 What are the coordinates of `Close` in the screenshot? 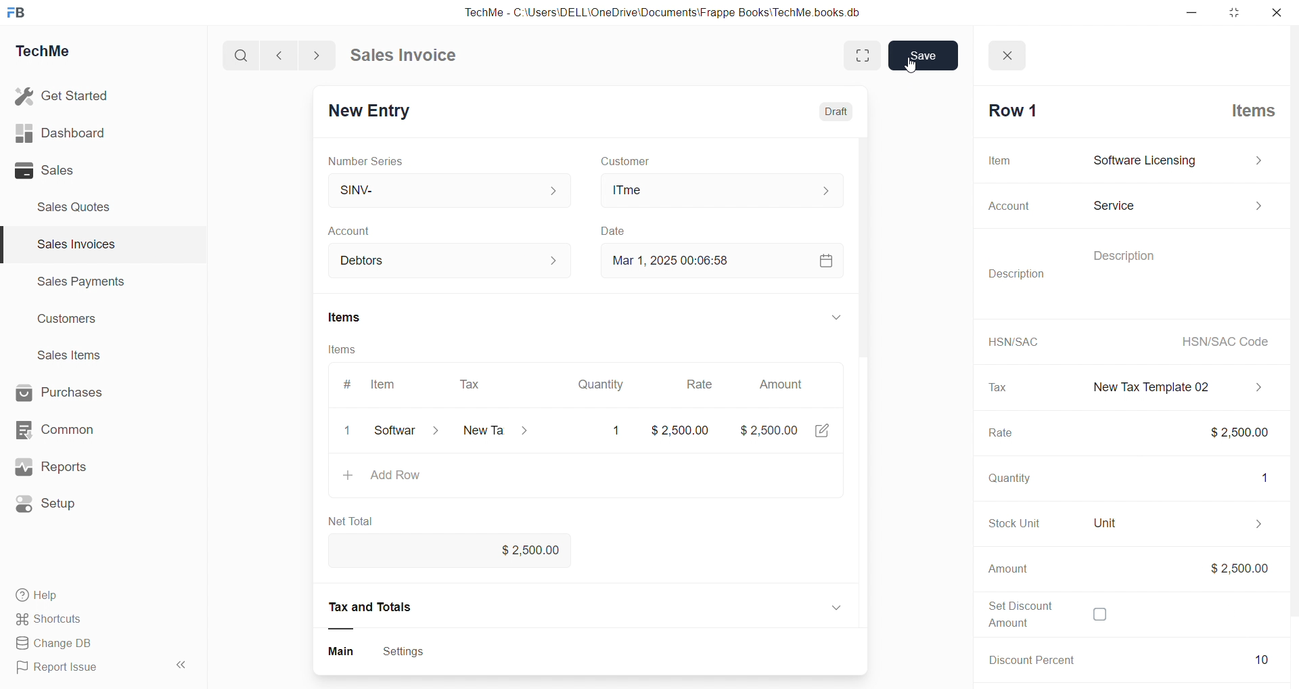 It's located at (1011, 51).